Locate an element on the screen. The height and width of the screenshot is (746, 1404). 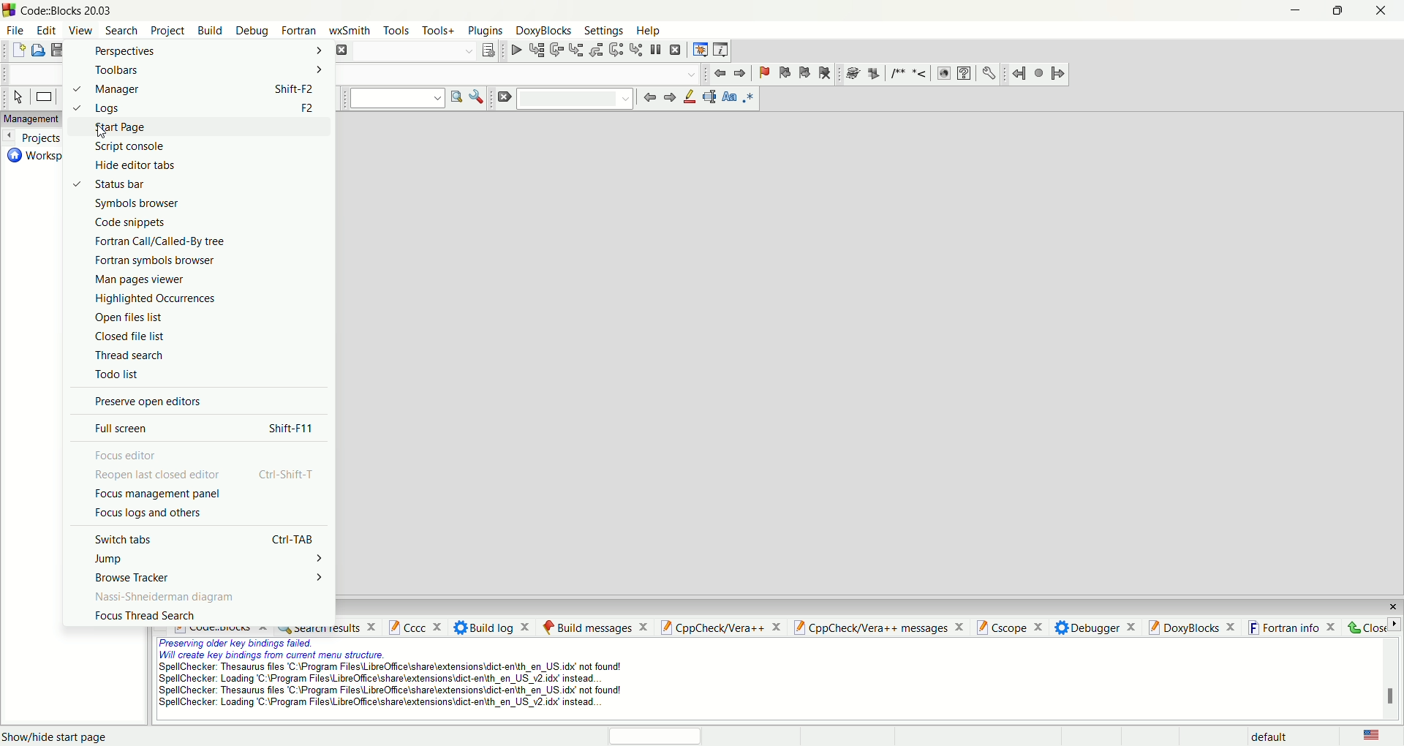
jump forward is located at coordinates (740, 72).